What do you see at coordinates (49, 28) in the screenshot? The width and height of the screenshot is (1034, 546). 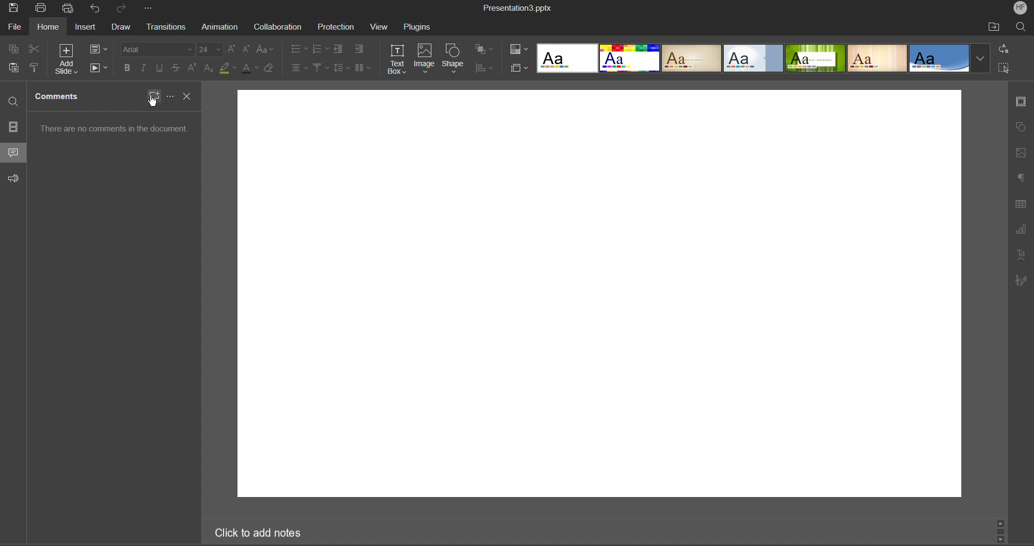 I see `home` at bounding box center [49, 28].